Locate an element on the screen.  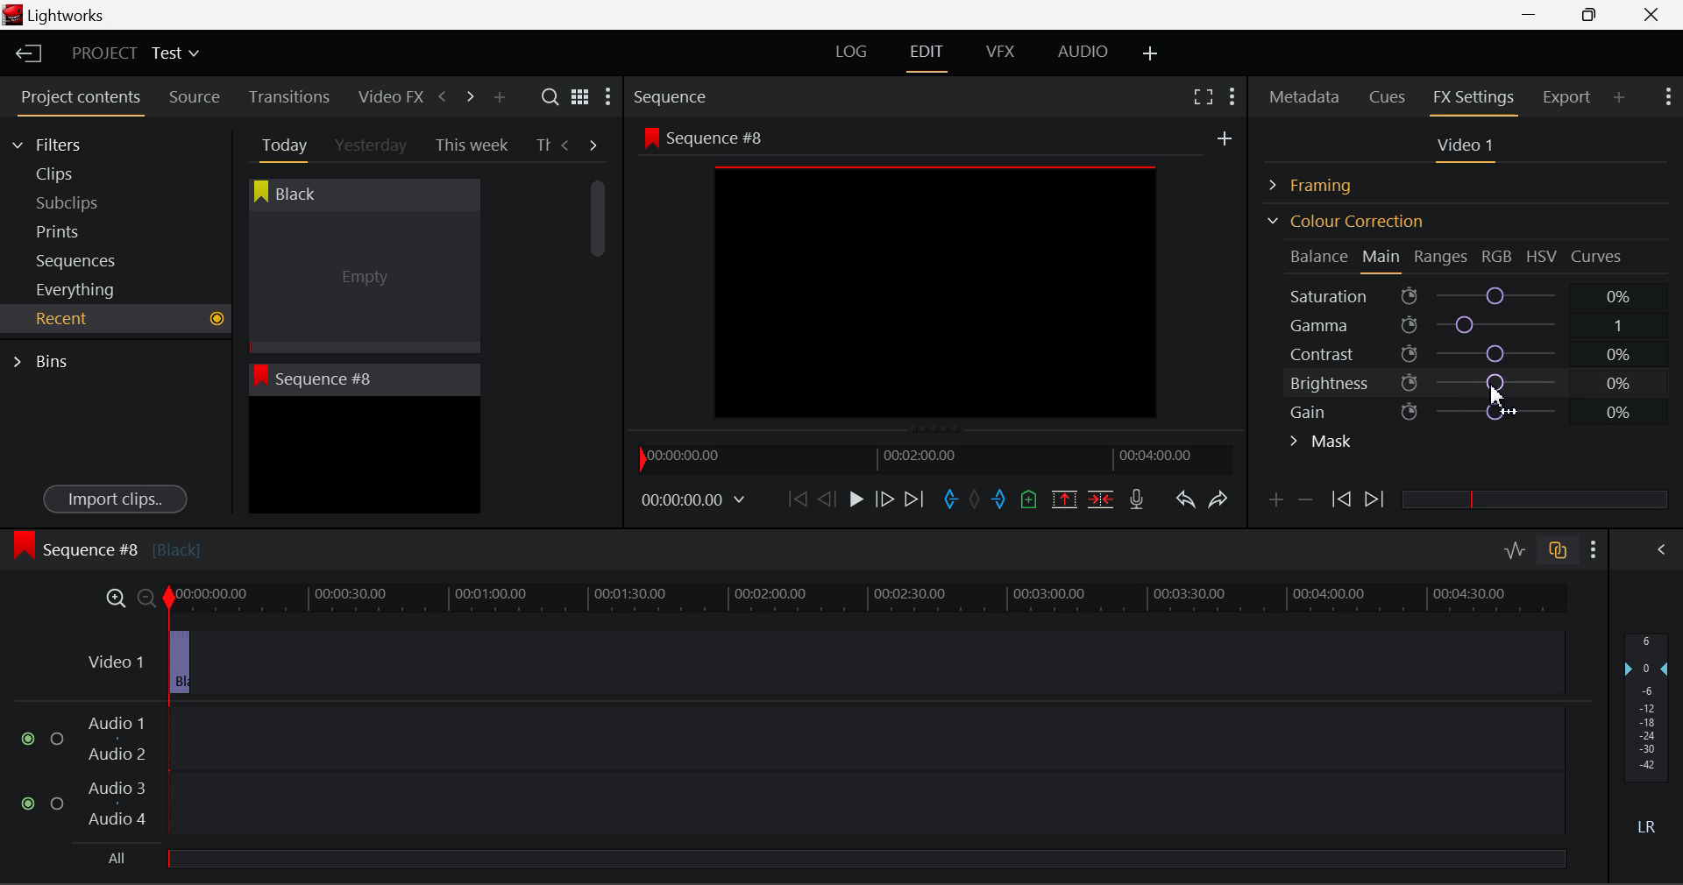
Remove marked section is located at coordinates (1063, 498).